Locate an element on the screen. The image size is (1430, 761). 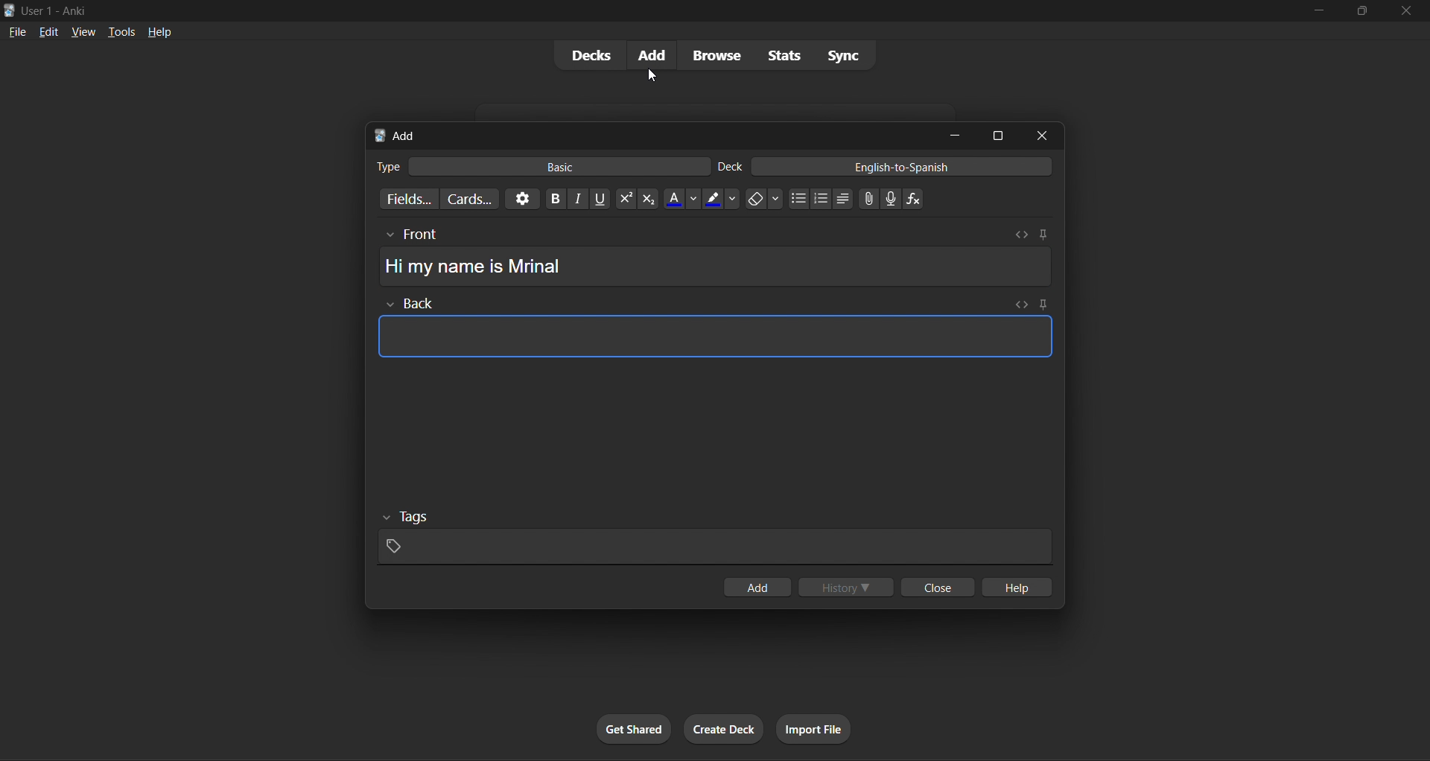
customize card templates is located at coordinates (471, 197).